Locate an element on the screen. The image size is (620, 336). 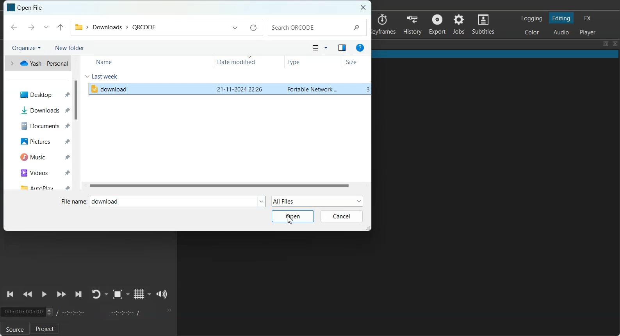
type is located at coordinates (313, 89).